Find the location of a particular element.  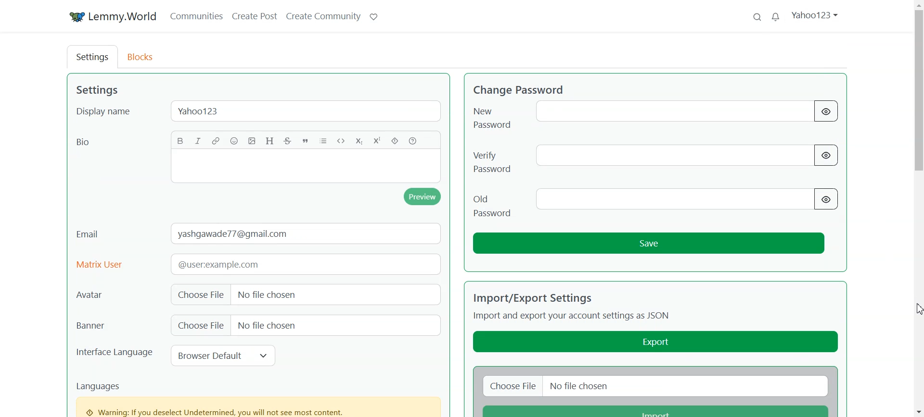

change password is located at coordinates (521, 90).